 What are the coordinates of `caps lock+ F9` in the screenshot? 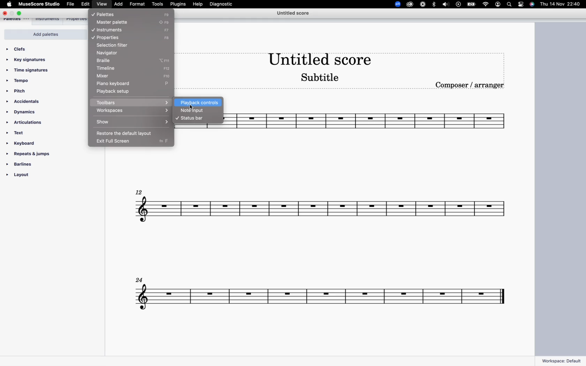 It's located at (167, 22).